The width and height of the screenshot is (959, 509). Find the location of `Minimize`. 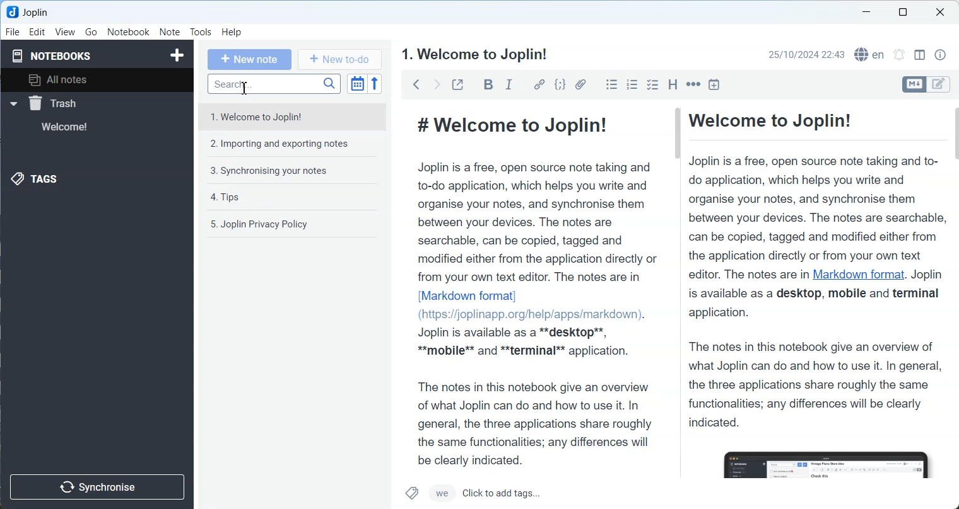

Minimize is located at coordinates (866, 12).